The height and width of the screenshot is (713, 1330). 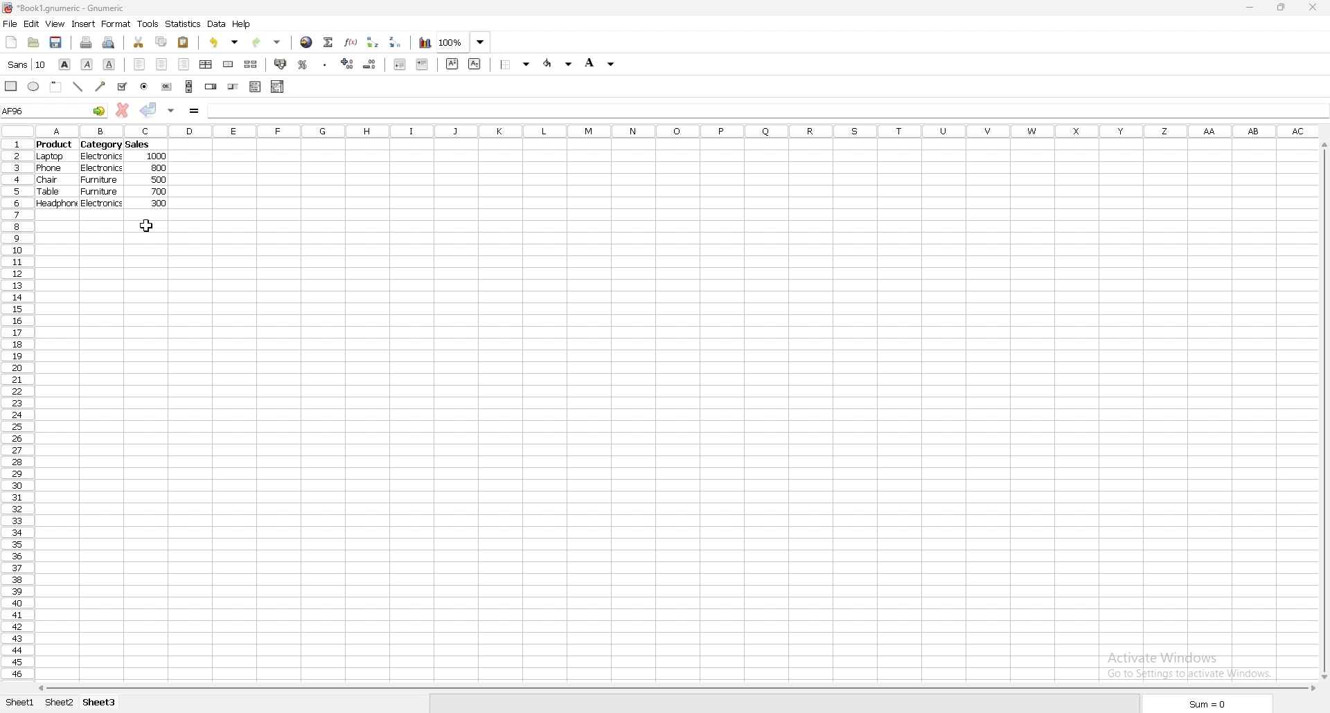 I want to click on category, so click(x=102, y=144).